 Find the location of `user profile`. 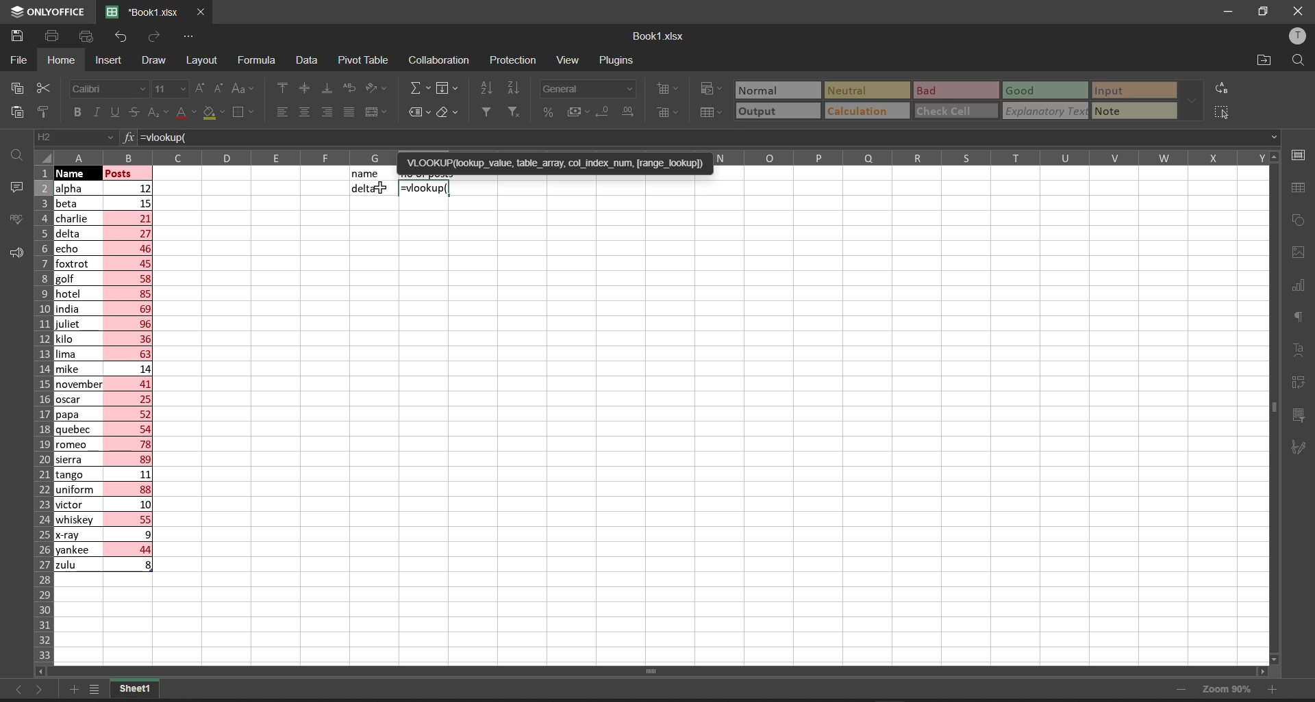

user profile is located at coordinates (1299, 36).